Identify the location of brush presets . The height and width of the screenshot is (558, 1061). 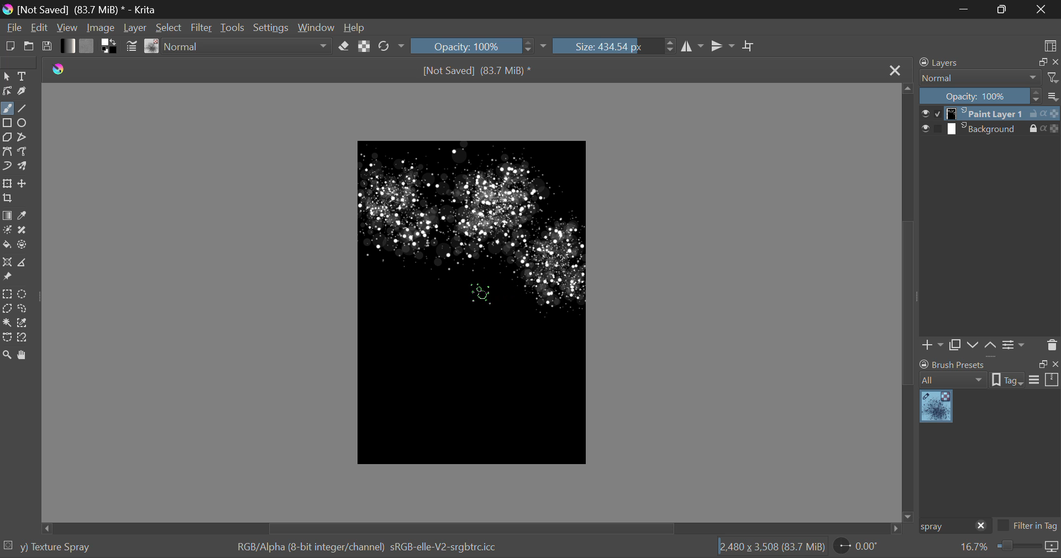
(953, 364).